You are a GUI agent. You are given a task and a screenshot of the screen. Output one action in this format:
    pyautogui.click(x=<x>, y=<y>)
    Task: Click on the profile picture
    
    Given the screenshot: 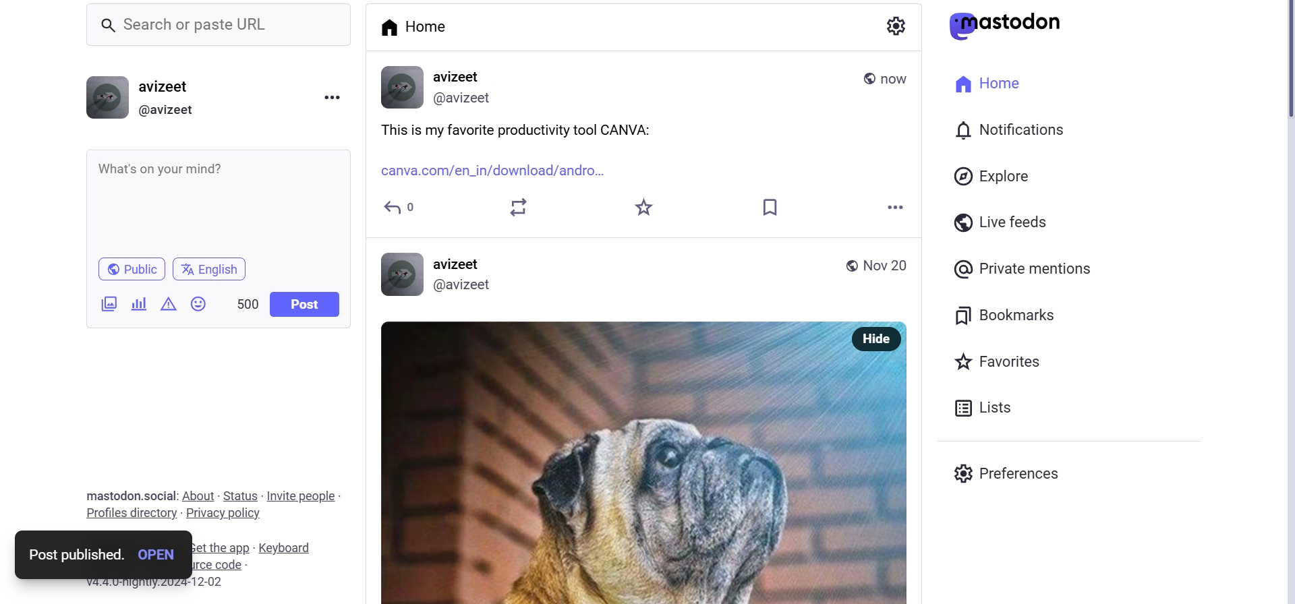 What is the action you would take?
    pyautogui.click(x=398, y=276)
    